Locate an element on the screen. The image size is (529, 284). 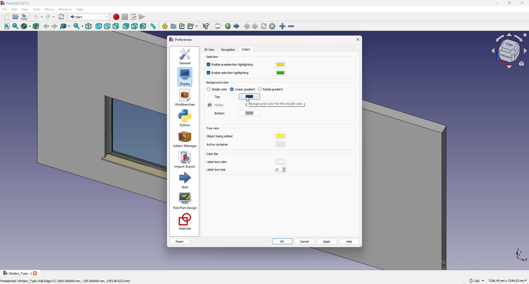
go to link object is located at coordinates (66, 26).